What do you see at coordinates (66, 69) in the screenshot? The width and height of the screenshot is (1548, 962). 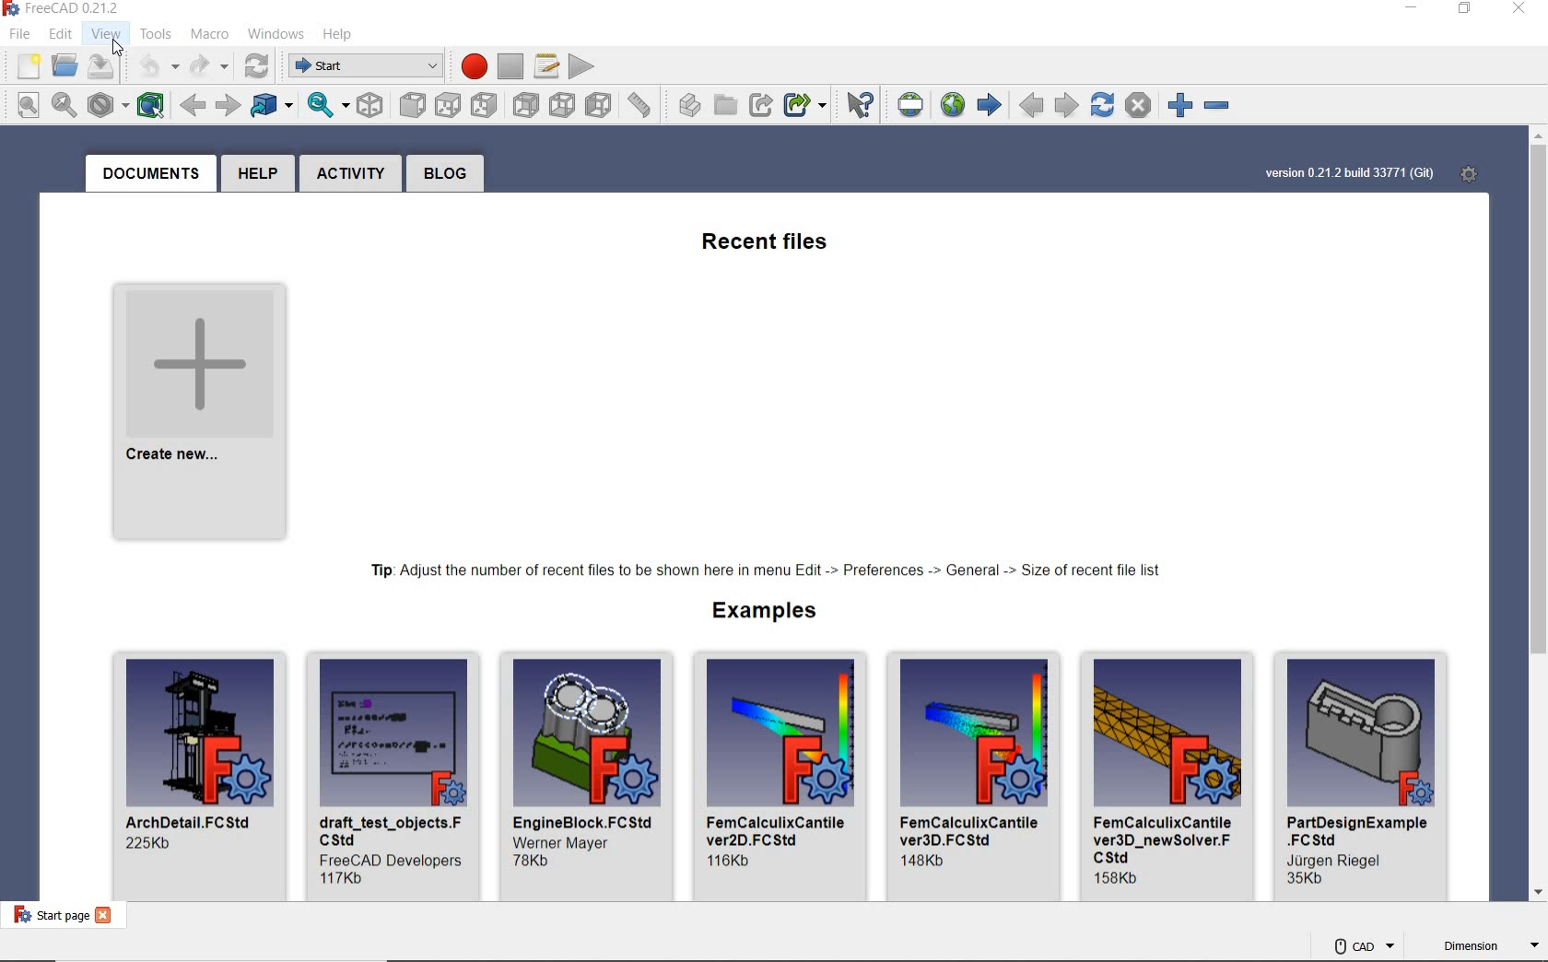 I see `open` at bounding box center [66, 69].